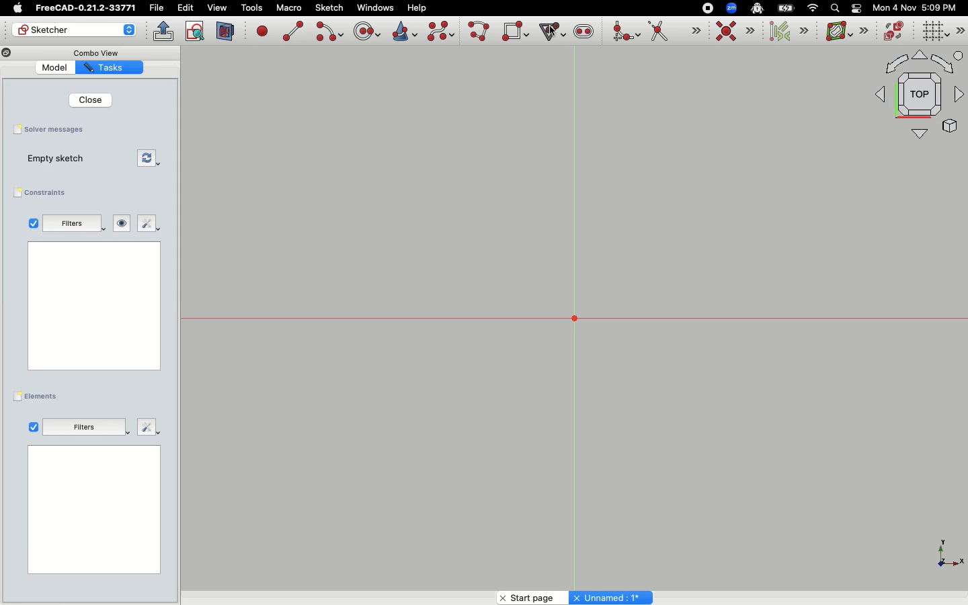 This screenshot has width=968, height=605. What do you see at coordinates (553, 32) in the screenshot?
I see `Cursor` at bounding box center [553, 32].